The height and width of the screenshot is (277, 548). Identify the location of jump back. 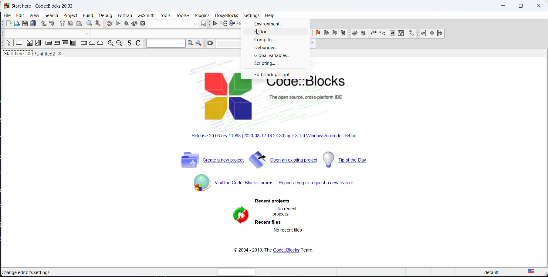
(422, 33).